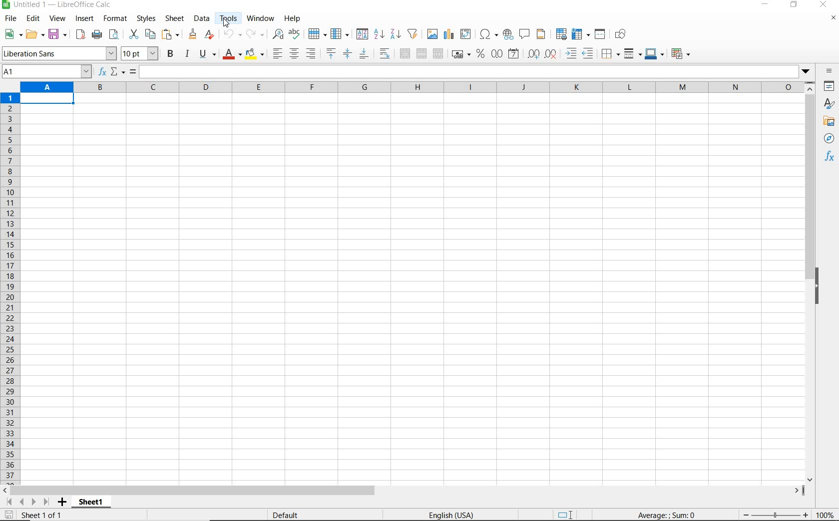  Describe the element at coordinates (28, 502) in the screenshot. I see `MOVE SHEETS` at that location.